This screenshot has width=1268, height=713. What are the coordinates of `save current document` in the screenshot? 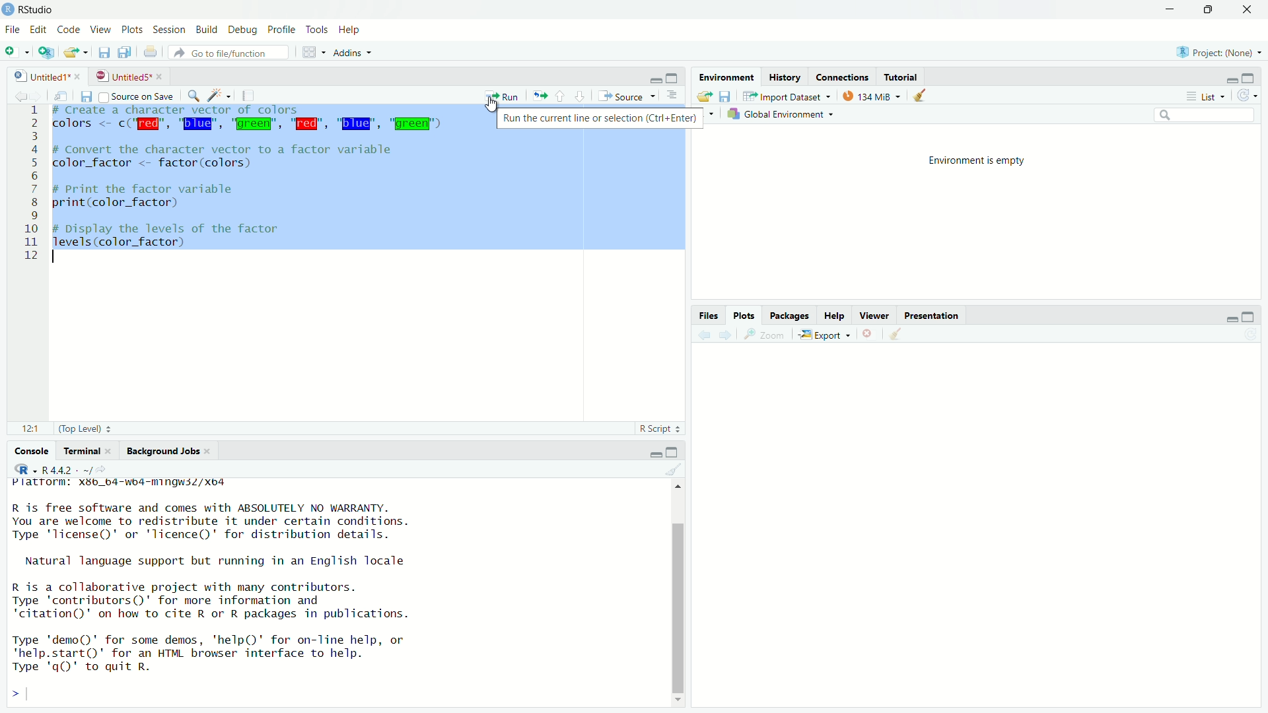 It's located at (102, 51).